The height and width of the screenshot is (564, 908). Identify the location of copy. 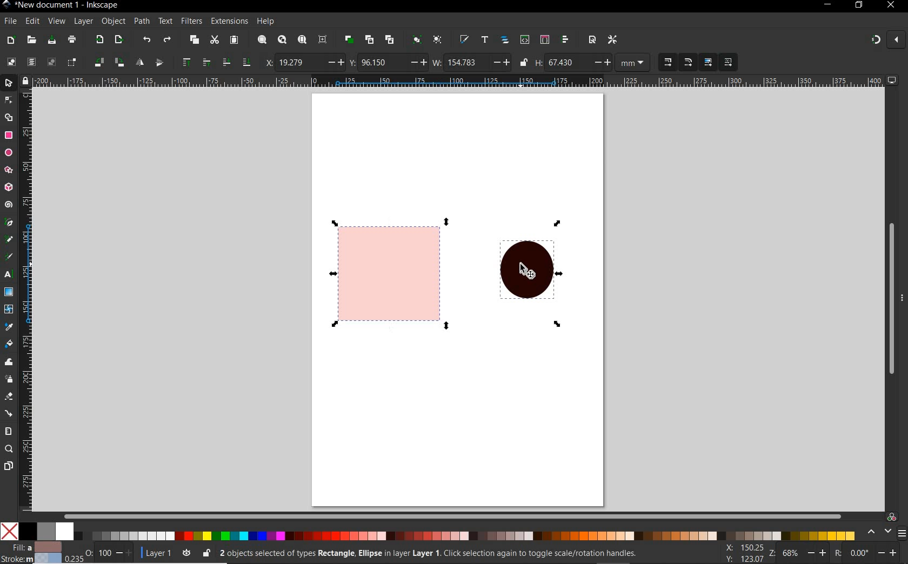
(194, 40).